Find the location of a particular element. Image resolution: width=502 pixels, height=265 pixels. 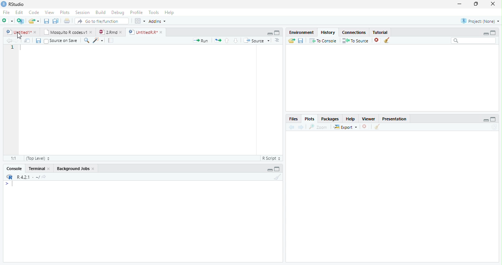

Plots is located at coordinates (309, 119).